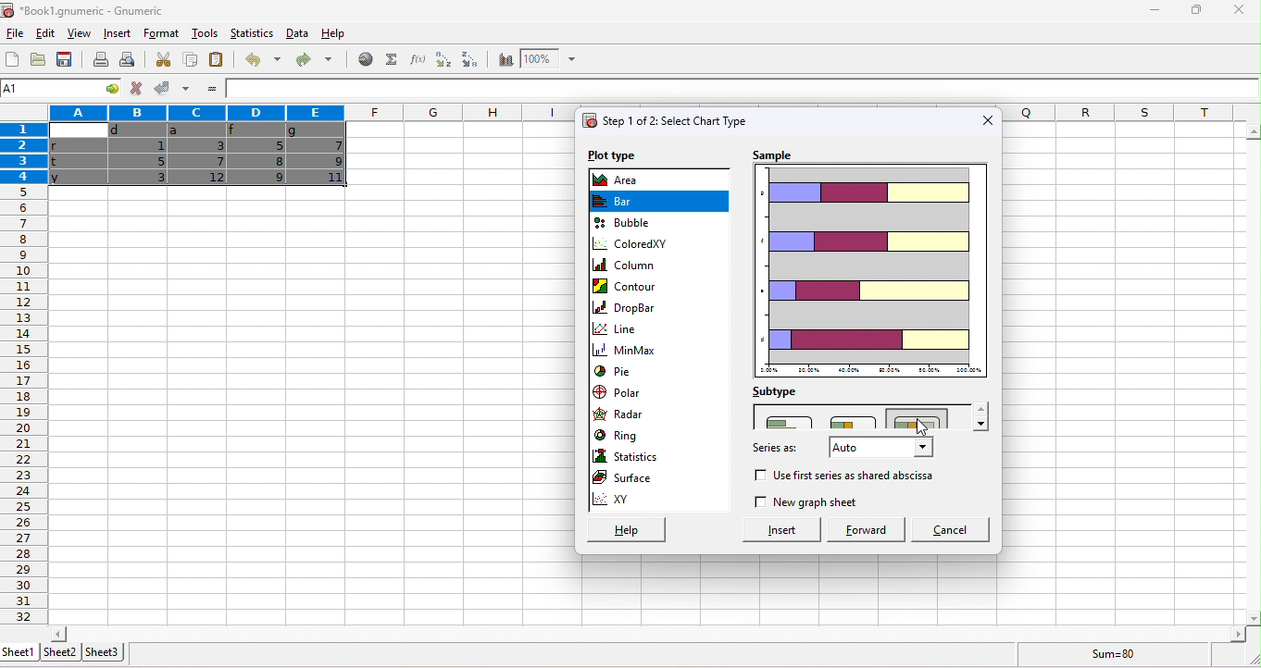 The width and height of the screenshot is (1261, 668). I want to click on close, so click(1240, 12).